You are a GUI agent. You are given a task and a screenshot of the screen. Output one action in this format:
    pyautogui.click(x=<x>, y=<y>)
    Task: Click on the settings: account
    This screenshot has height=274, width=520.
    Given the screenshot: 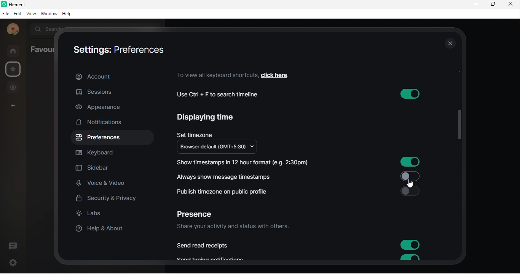 What is the action you would take?
    pyautogui.click(x=115, y=49)
    